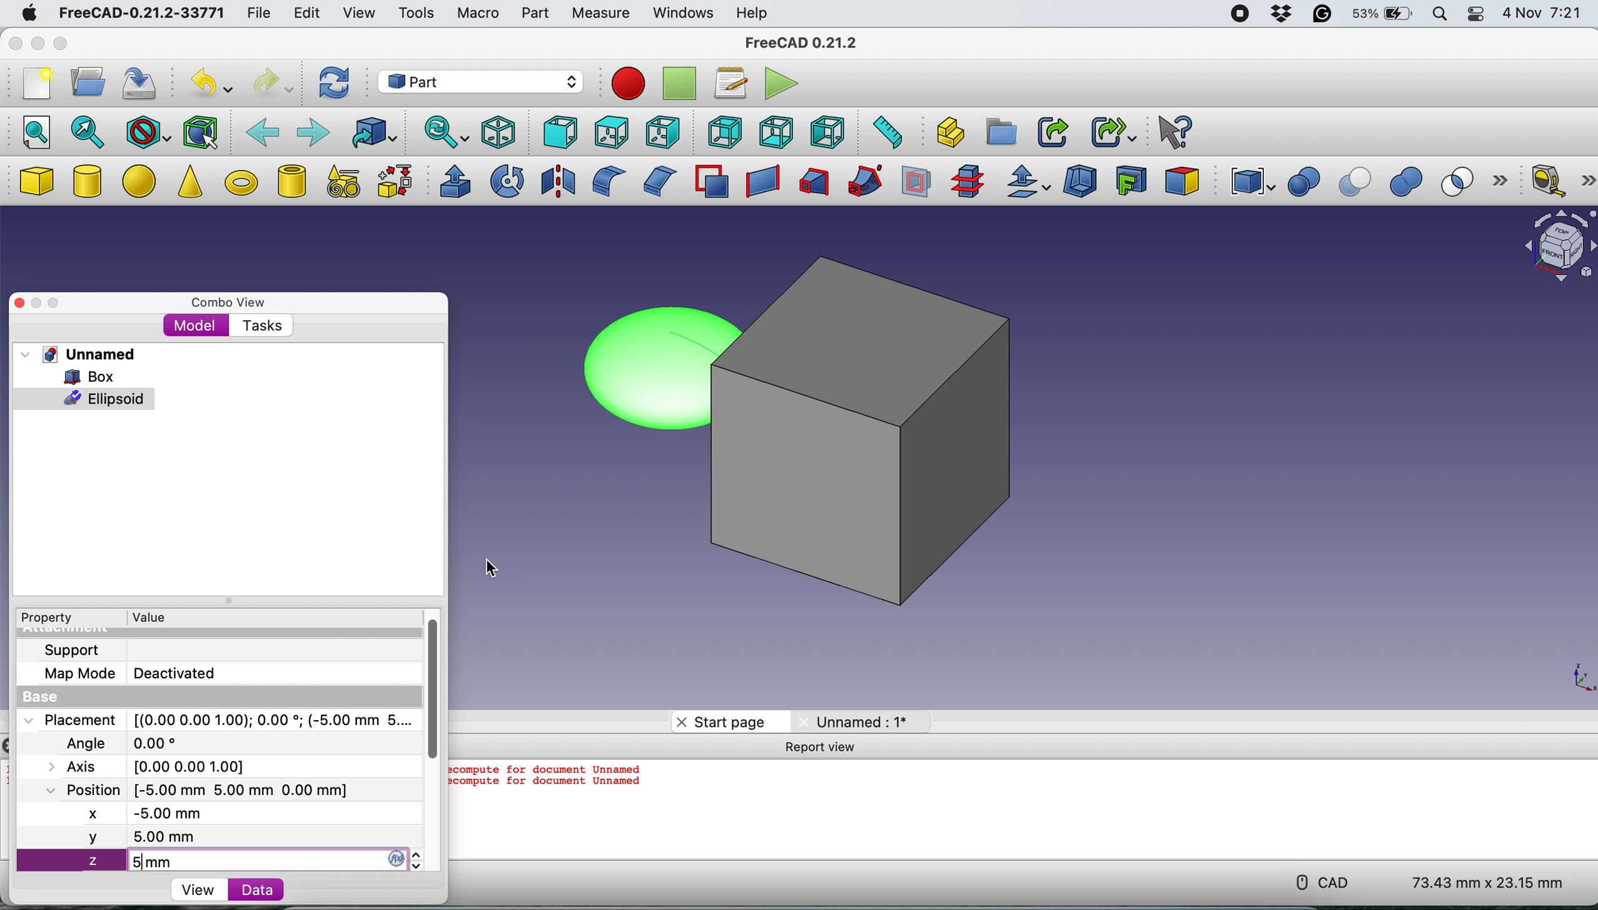 This screenshot has width=1598, height=910. I want to click on 4 Nov 7:21, so click(1544, 16).